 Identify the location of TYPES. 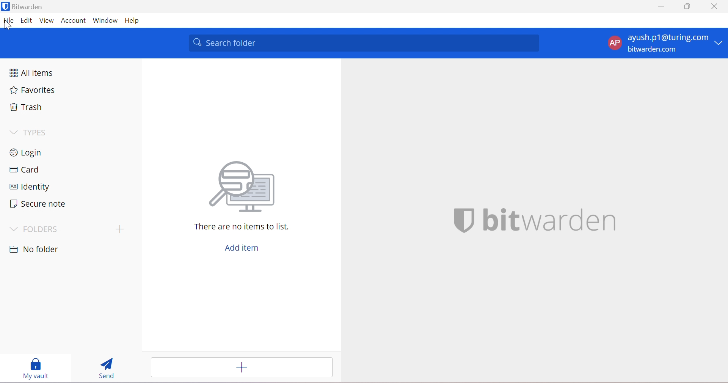
(38, 133).